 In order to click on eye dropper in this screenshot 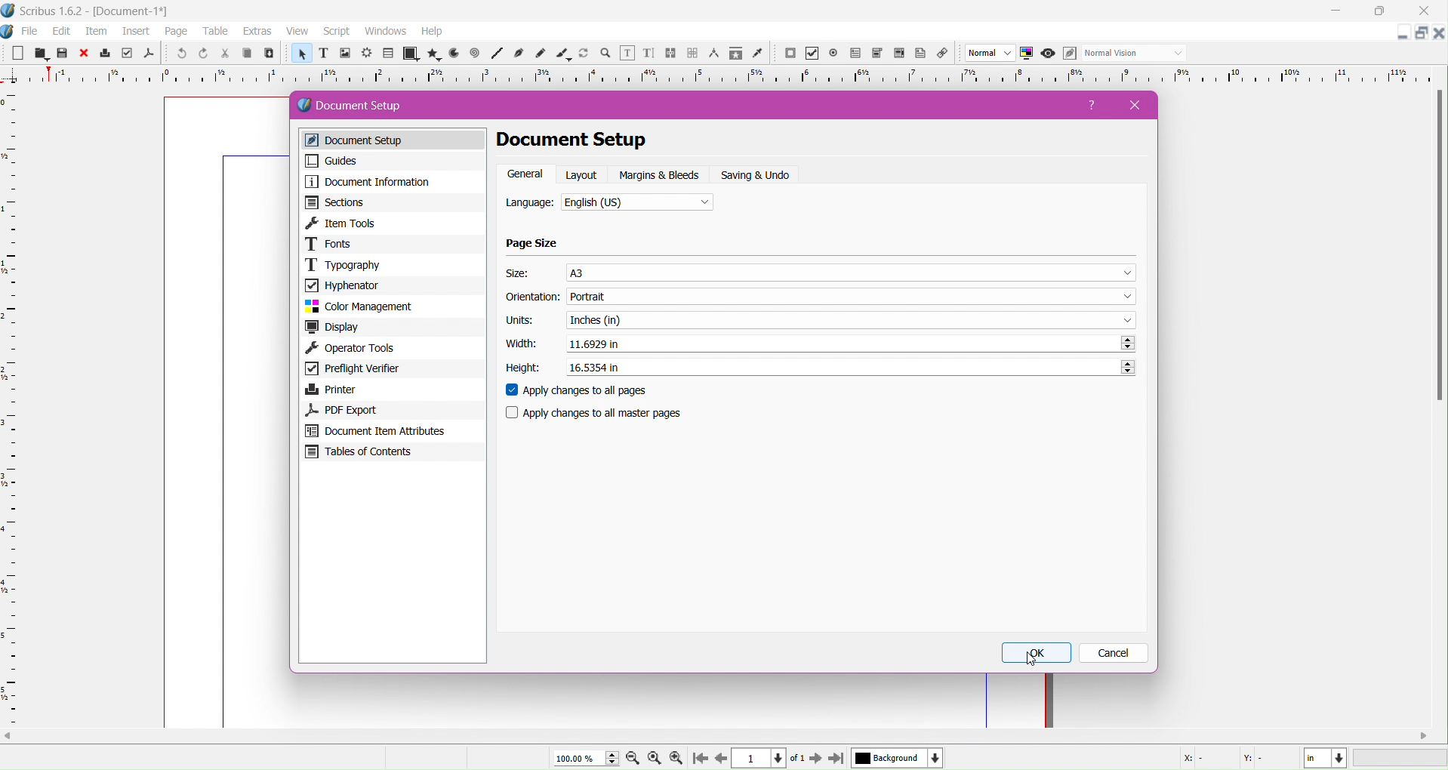, I will do `click(761, 54)`.